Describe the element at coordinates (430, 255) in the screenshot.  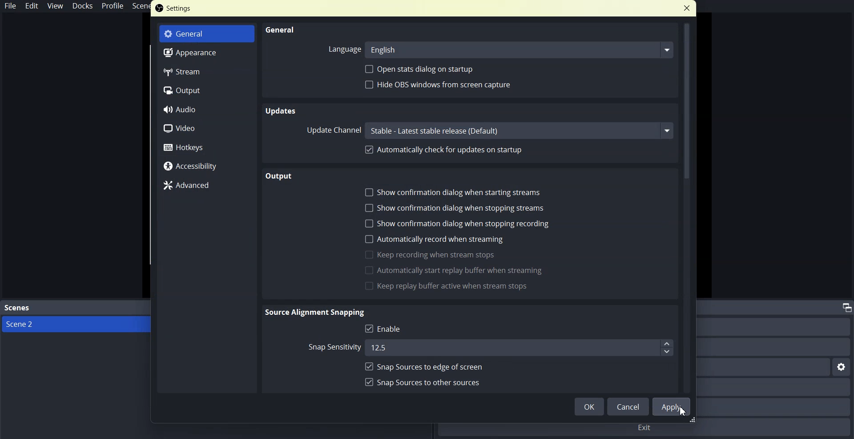
I see `Keep recording when stream stops` at that location.